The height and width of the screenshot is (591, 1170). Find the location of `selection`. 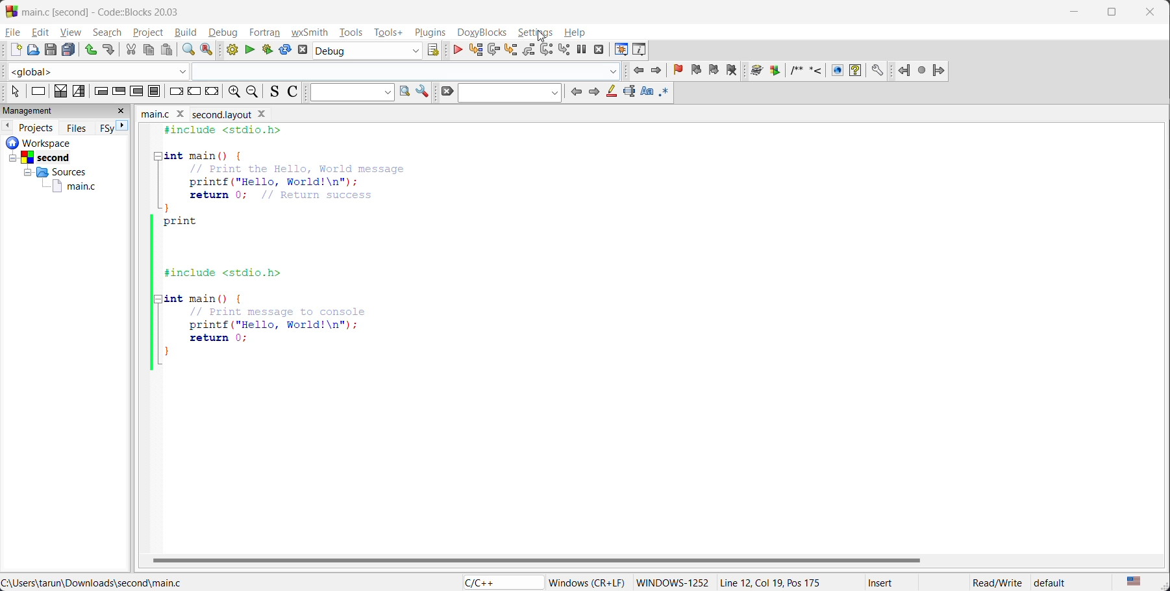

selection is located at coordinates (78, 92).